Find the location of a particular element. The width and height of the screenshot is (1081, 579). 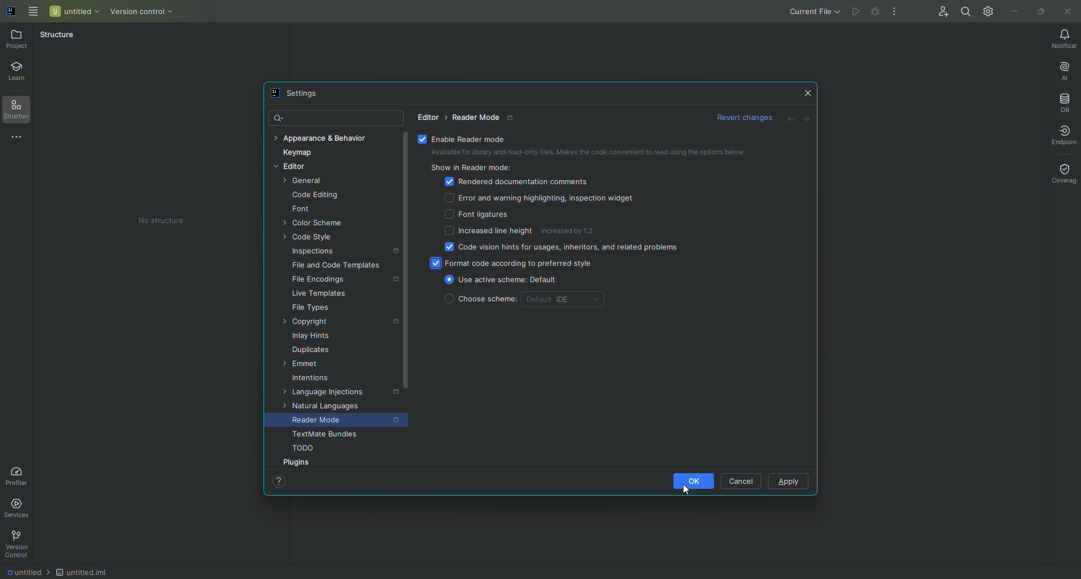

Natural languages is located at coordinates (329, 407).